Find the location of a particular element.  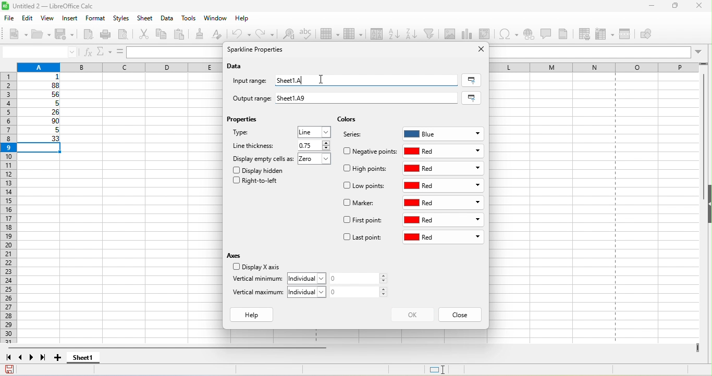

defined print area is located at coordinates (586, 34).